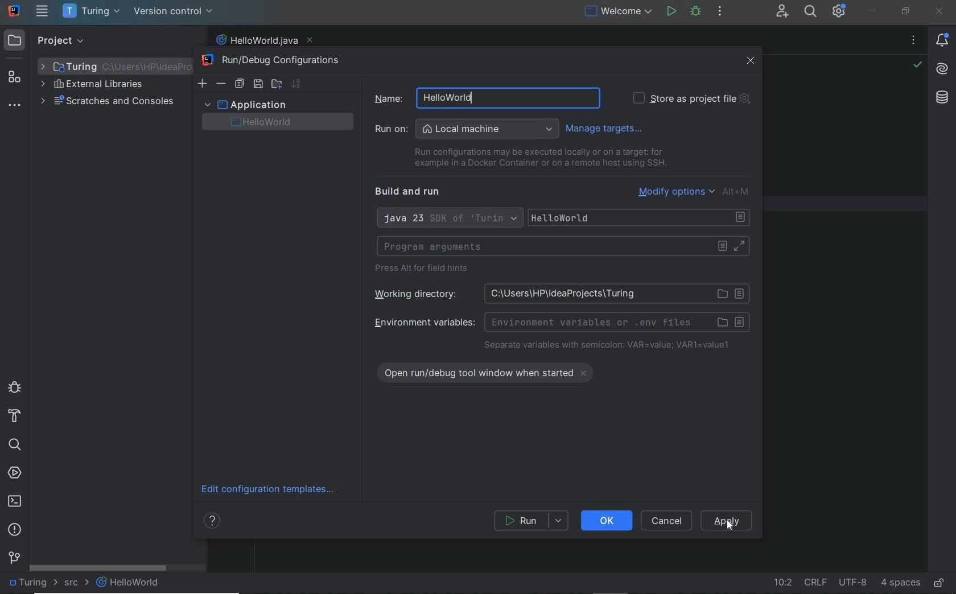 Image resolution: width=956 pixels, height=594 pixels. I want to click on system name, so click(15, 11).